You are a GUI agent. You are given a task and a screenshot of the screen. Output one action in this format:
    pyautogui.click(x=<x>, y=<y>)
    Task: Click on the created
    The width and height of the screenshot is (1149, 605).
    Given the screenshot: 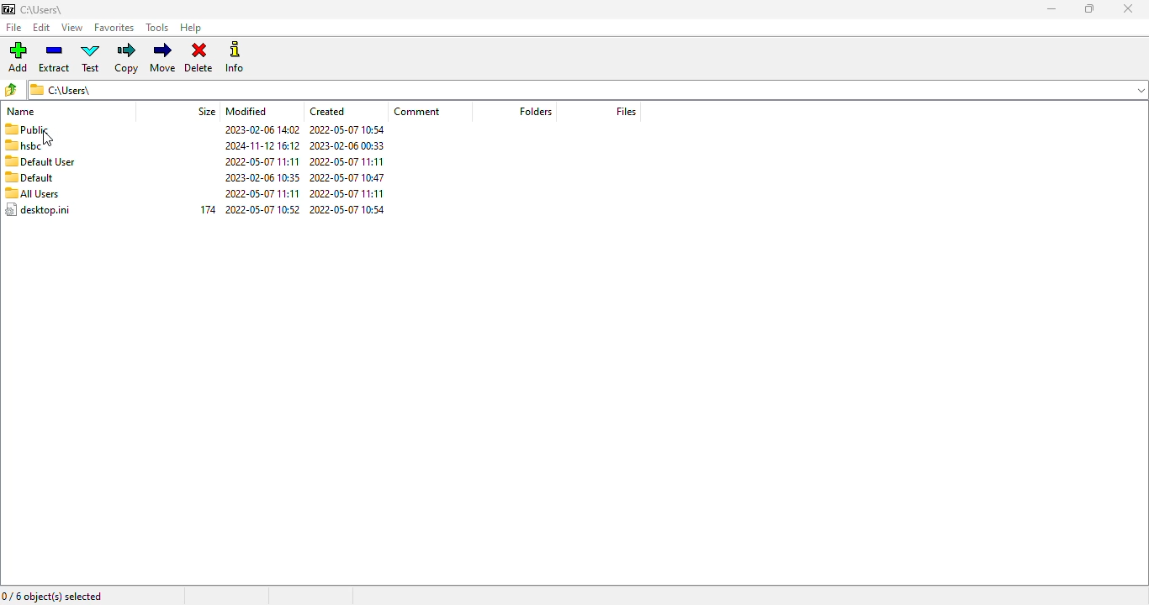 What is the action you would take?
    pyautogui.click(x=326, y=111)
    